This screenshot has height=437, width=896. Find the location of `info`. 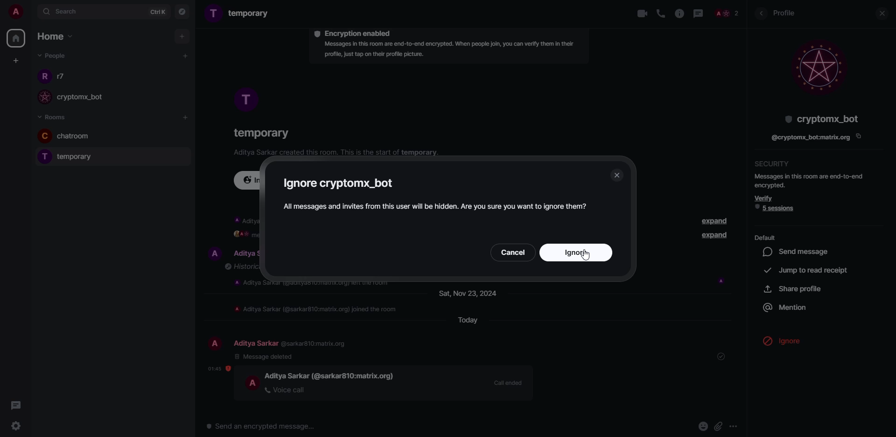

info is located at coordinates (447, 51).